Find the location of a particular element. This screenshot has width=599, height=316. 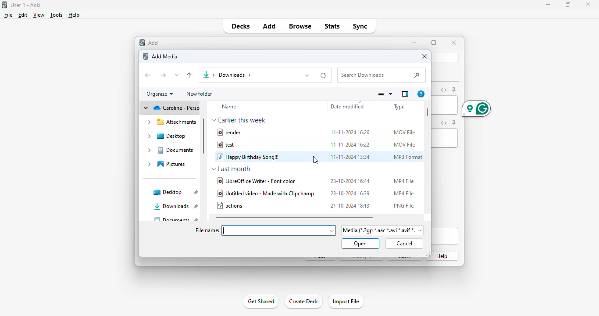

close is located at coordinates (425, 57).